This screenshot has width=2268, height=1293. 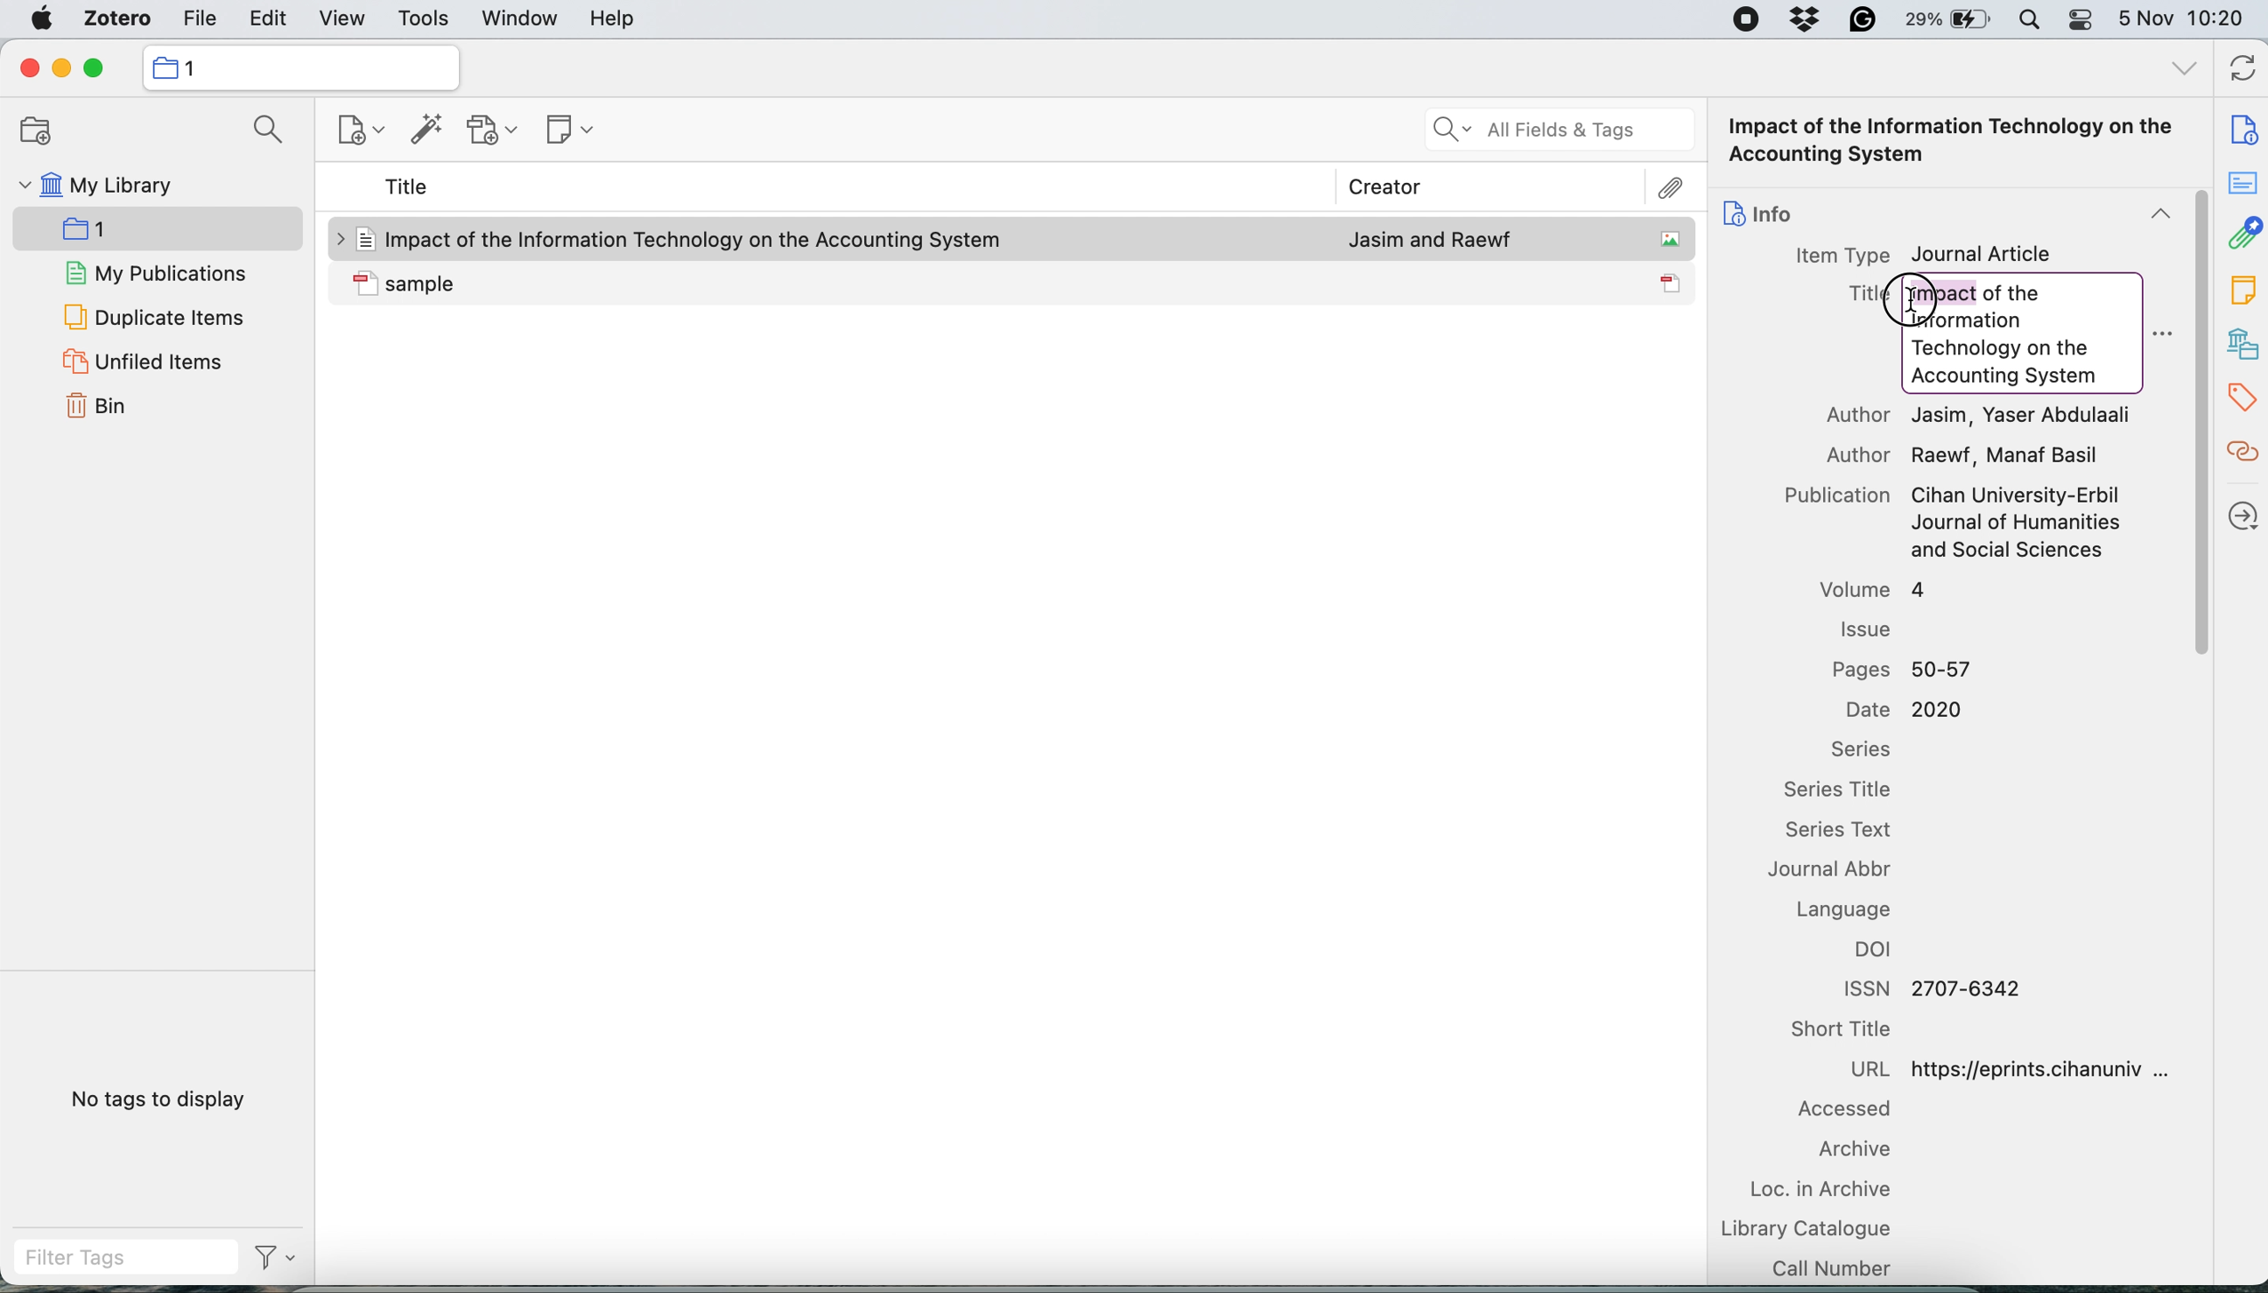 I want to click on sample, so click(x=698, y=282).